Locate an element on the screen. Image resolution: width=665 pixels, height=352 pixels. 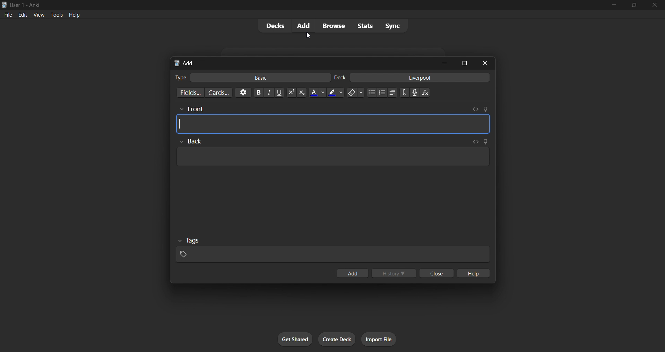
erase formatting is located at coordinates (353, 93).